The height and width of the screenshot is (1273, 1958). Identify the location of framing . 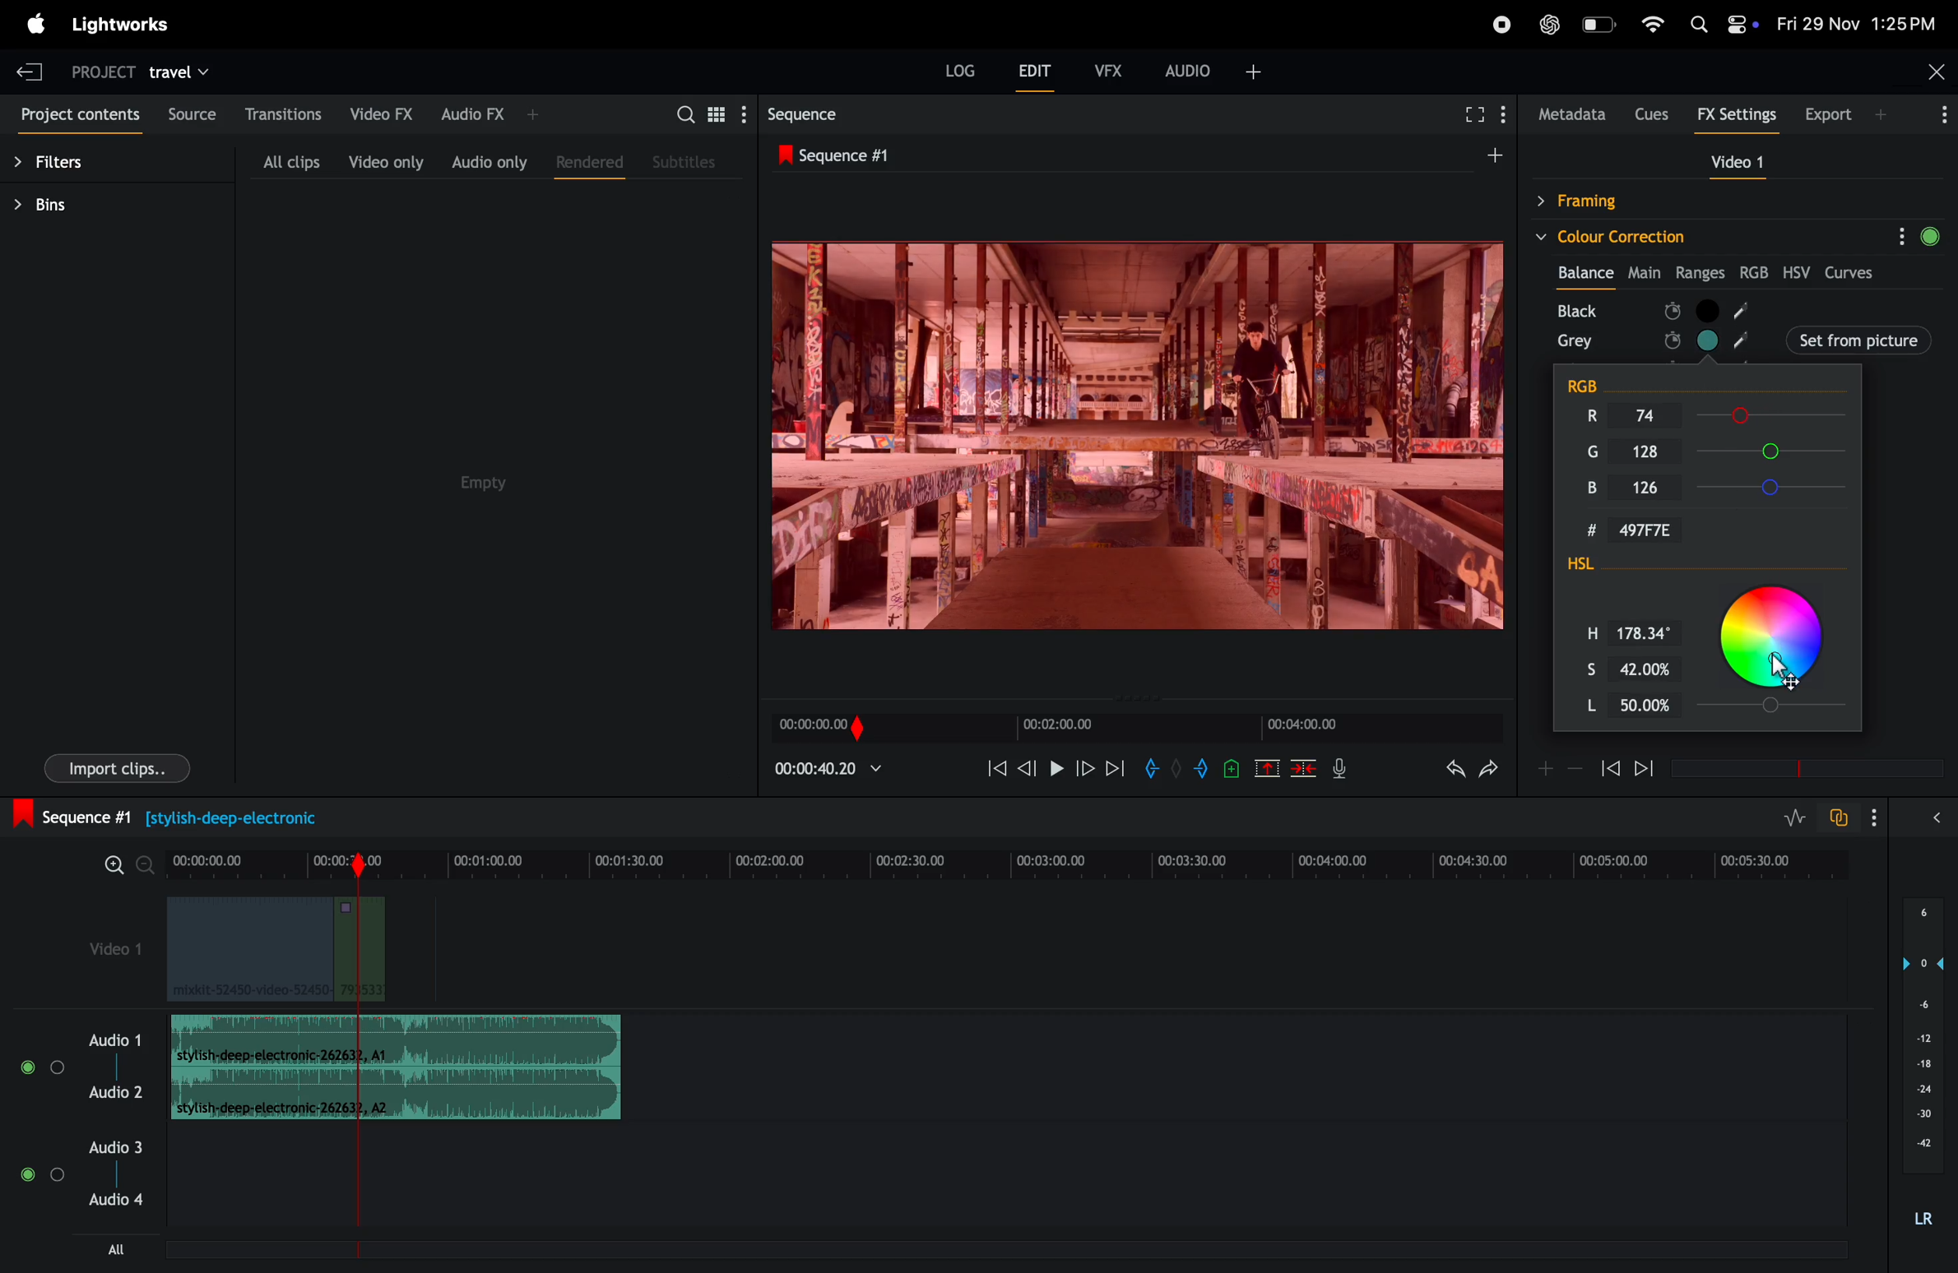
(1659, 201).